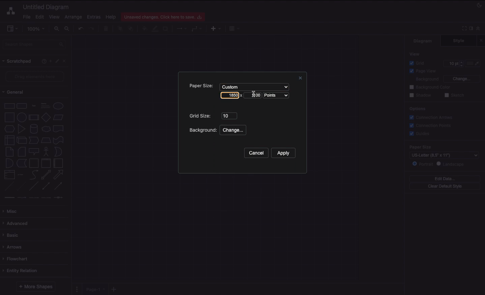 This screenshot has height=295, width=485. Describe the element at coordinates (253, 95) in the screenshot. I see `1100` at that location.